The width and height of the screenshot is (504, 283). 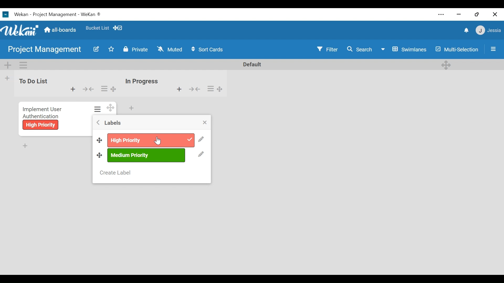 What do you see at coordinates (132, 108) in the screenshot?
I see `add card to the bottom of the list` at bounding box center [132, 108].